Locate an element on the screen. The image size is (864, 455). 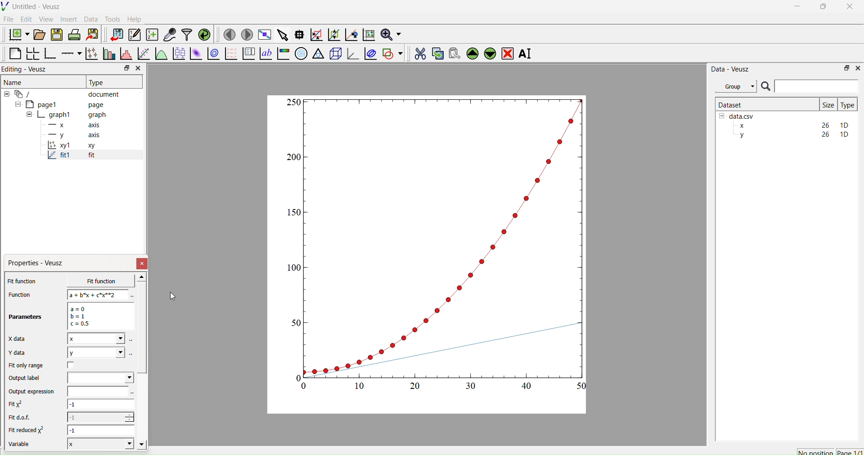
fit1 fit is located at coordinates (70, 157).